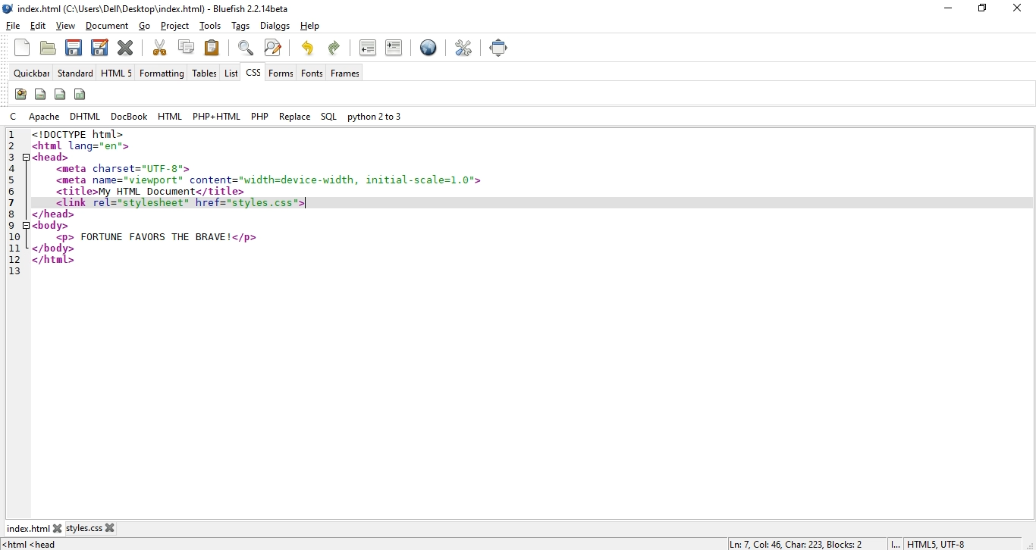  Describe the element at coordinates (14, 145) in the screenshot. I see `2` at that location.